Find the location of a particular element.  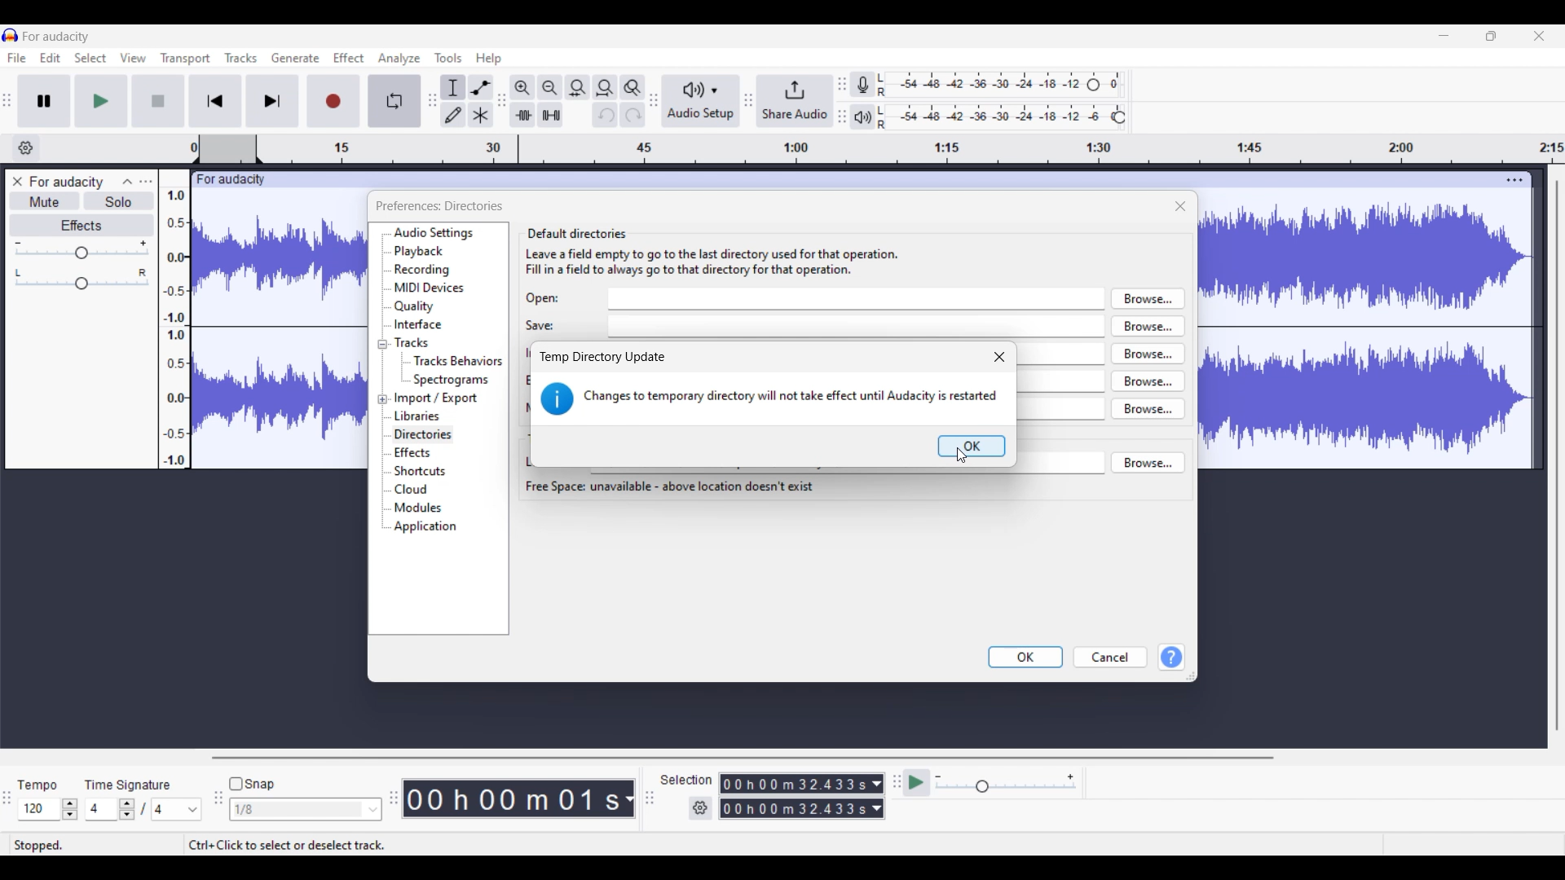

h Changes to temporary directory will not take effect until Audacity is restarted is located at coordinates (769, 402).